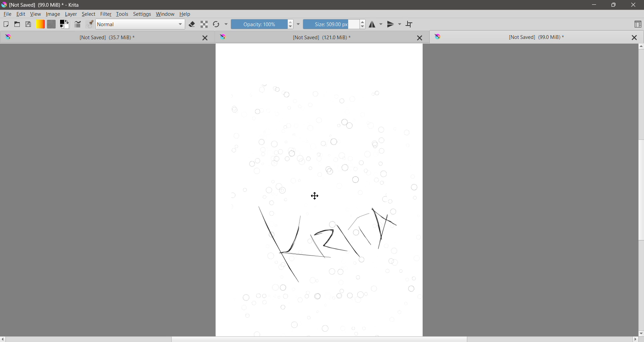 Image resolution: width=644 pixels, height=342 pixels. Describe the element at coordinates (613, 5) in the screenshot. I see `Restore Down` at that location.